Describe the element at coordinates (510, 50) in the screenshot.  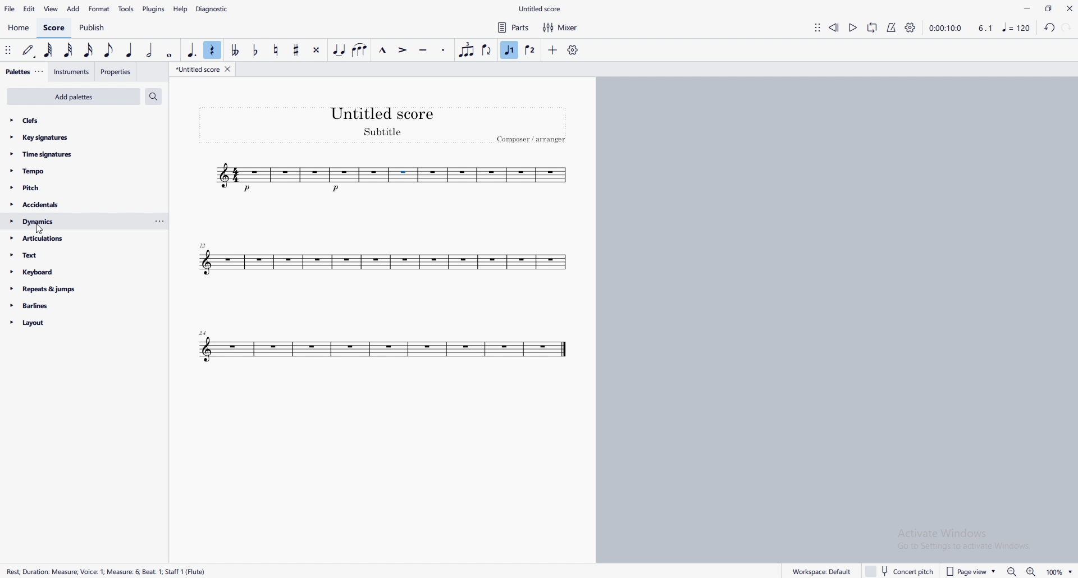
I see `voice 1` at that location.